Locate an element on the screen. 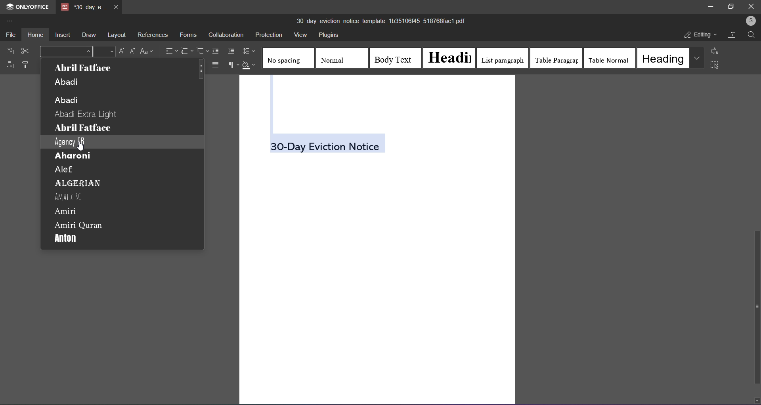 The width and height of the screenshot is (761, 405). down is located at coordinates (756, 399).